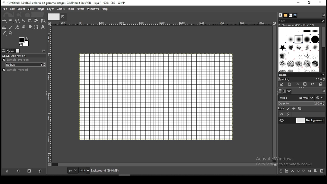 This screenshot has height=184, width=327. I want to click on layers, so click(280, 91).